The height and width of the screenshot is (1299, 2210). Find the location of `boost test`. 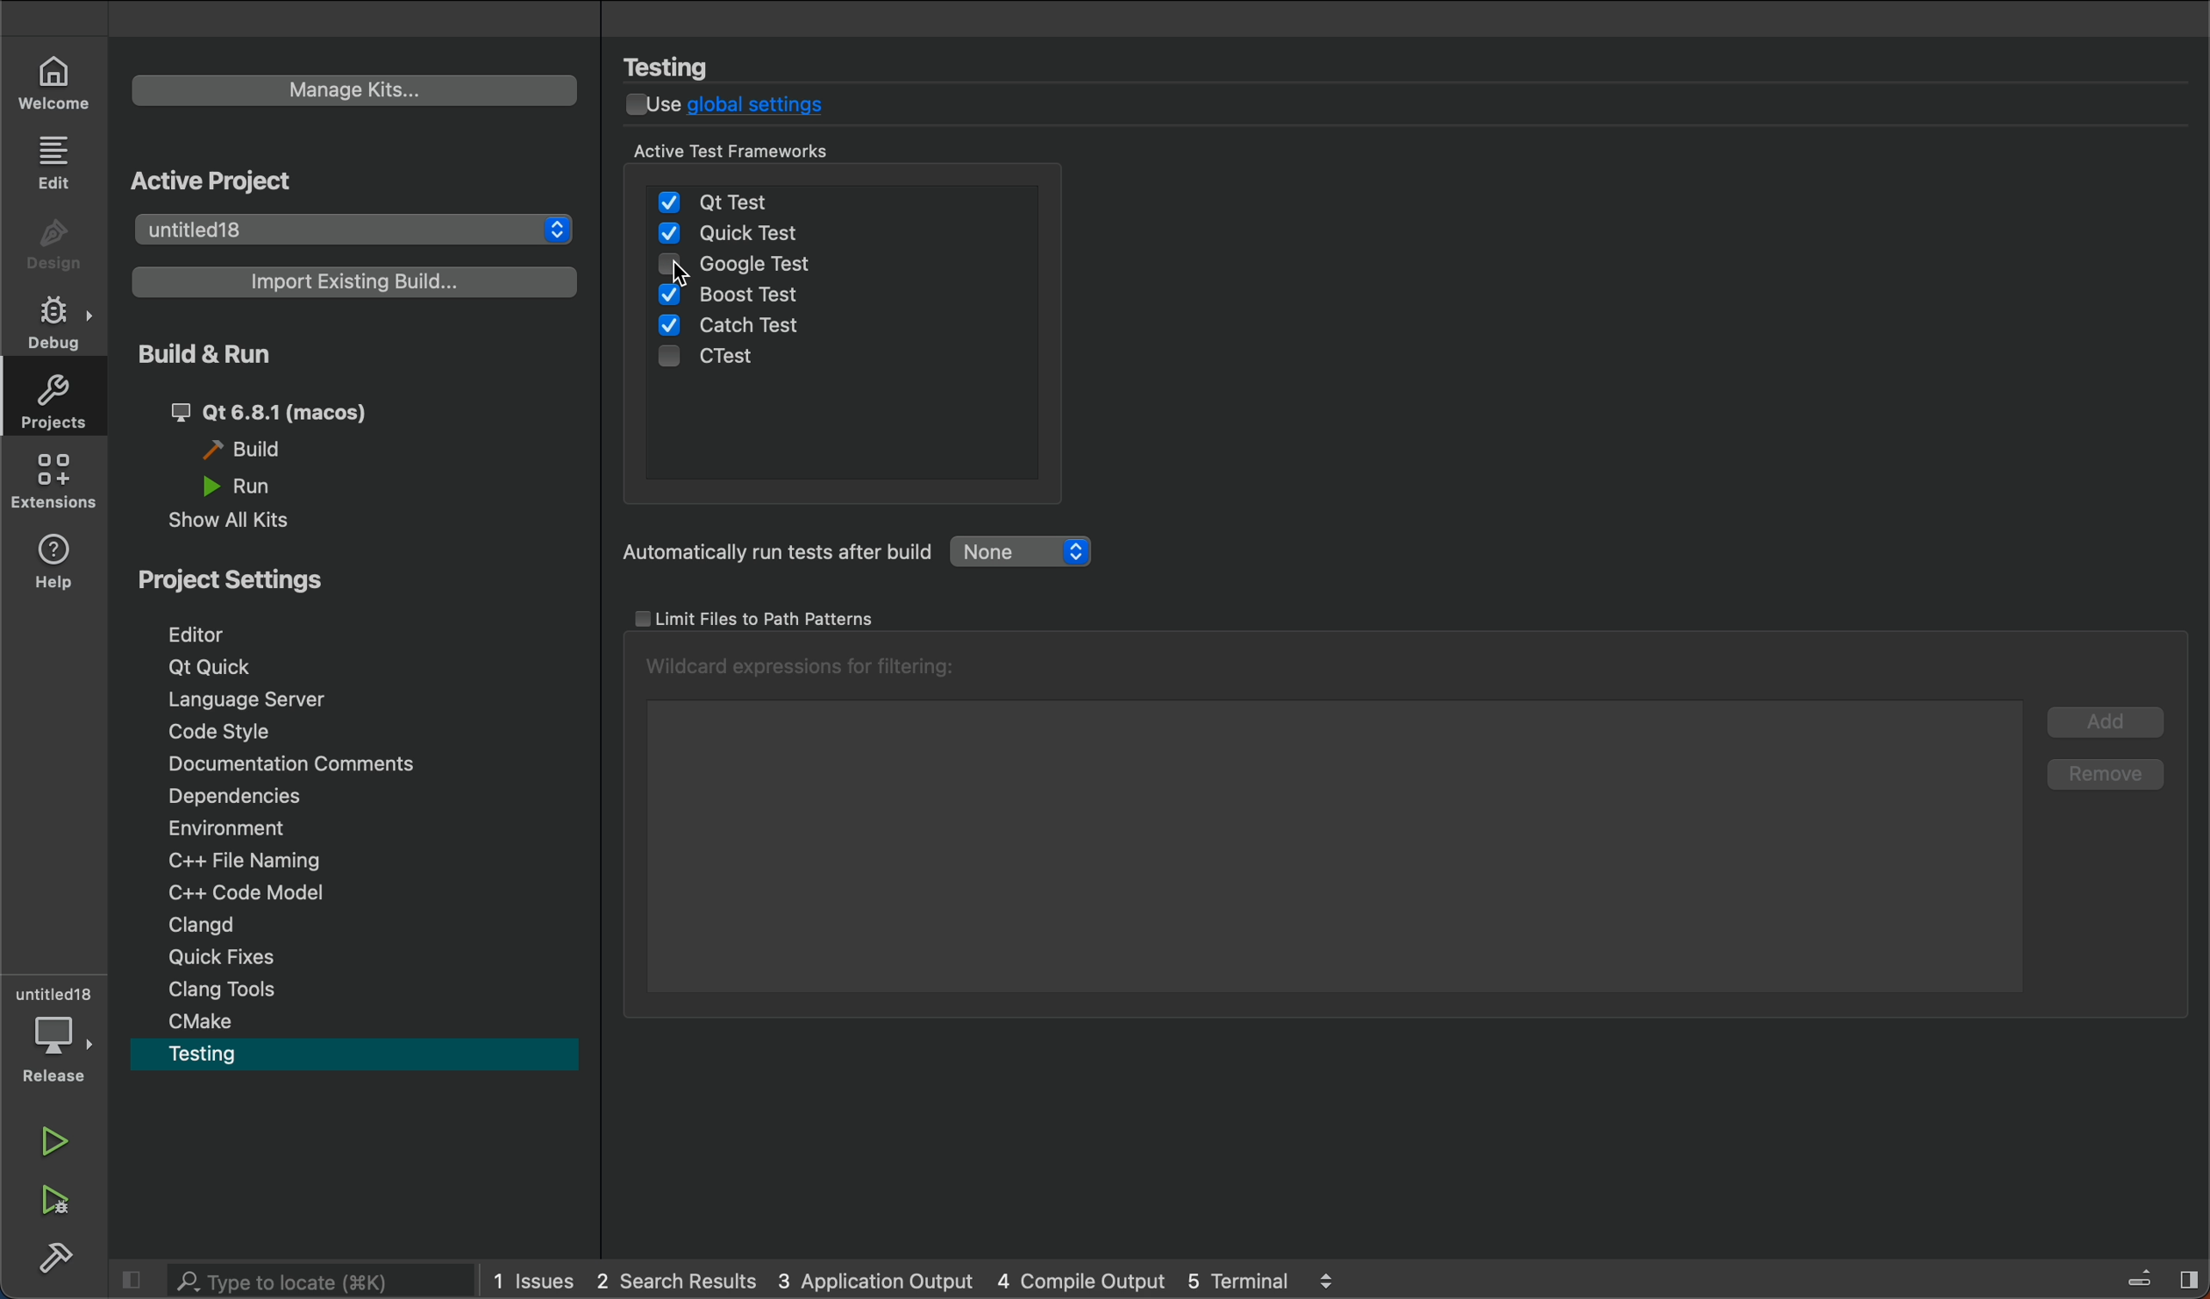

boost test is located at coordinates (731, 297).